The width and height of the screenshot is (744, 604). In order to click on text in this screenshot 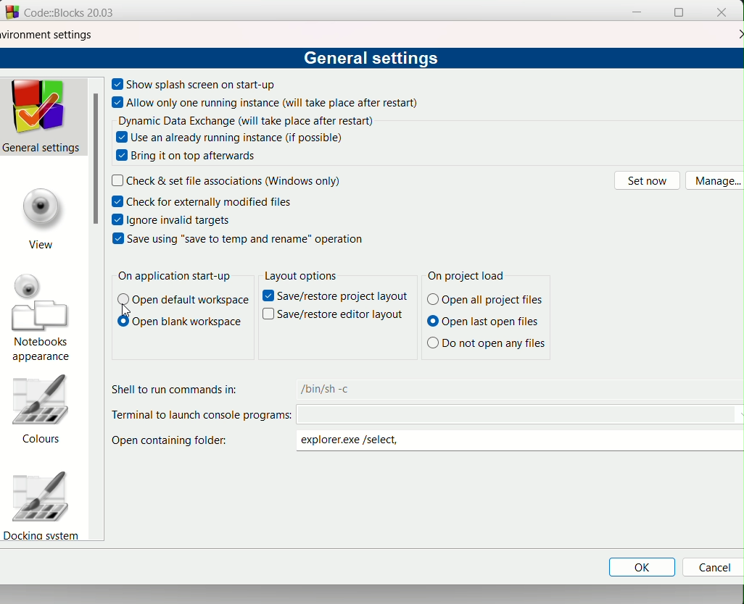, I will do `click(198, 157)`.